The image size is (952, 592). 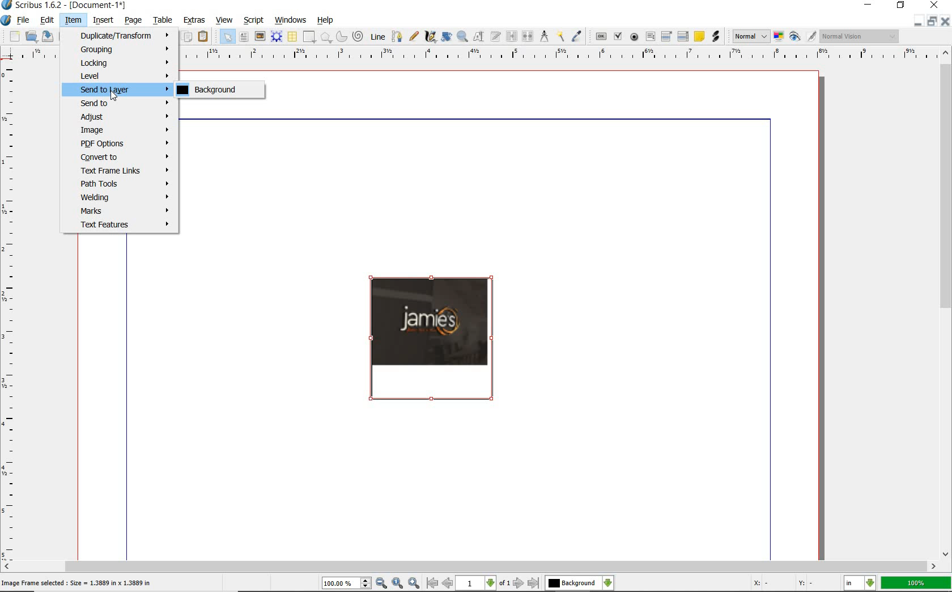 What do you see at coordinates (326, 37) in the screenshot?
I see `polygon` at bounding box center [326, 37].